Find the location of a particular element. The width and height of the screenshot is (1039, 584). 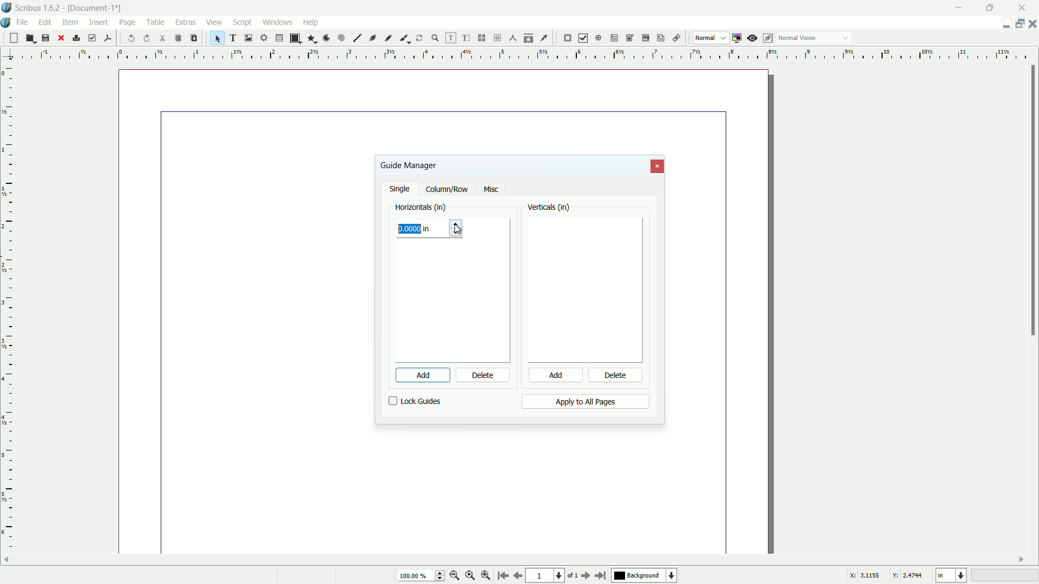

edit in preview mode is located at coordinates (769, 38).